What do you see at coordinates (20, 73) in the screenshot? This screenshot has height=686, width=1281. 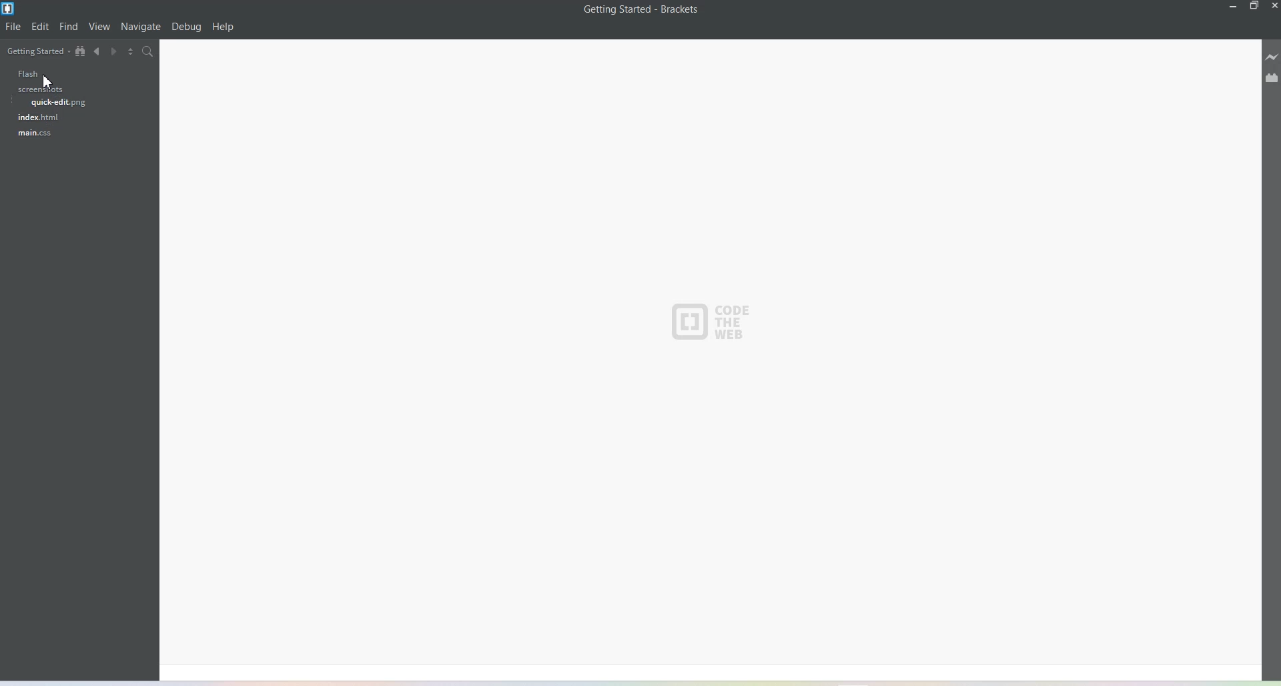 I see `Flash` at bounding box center [20, 73].